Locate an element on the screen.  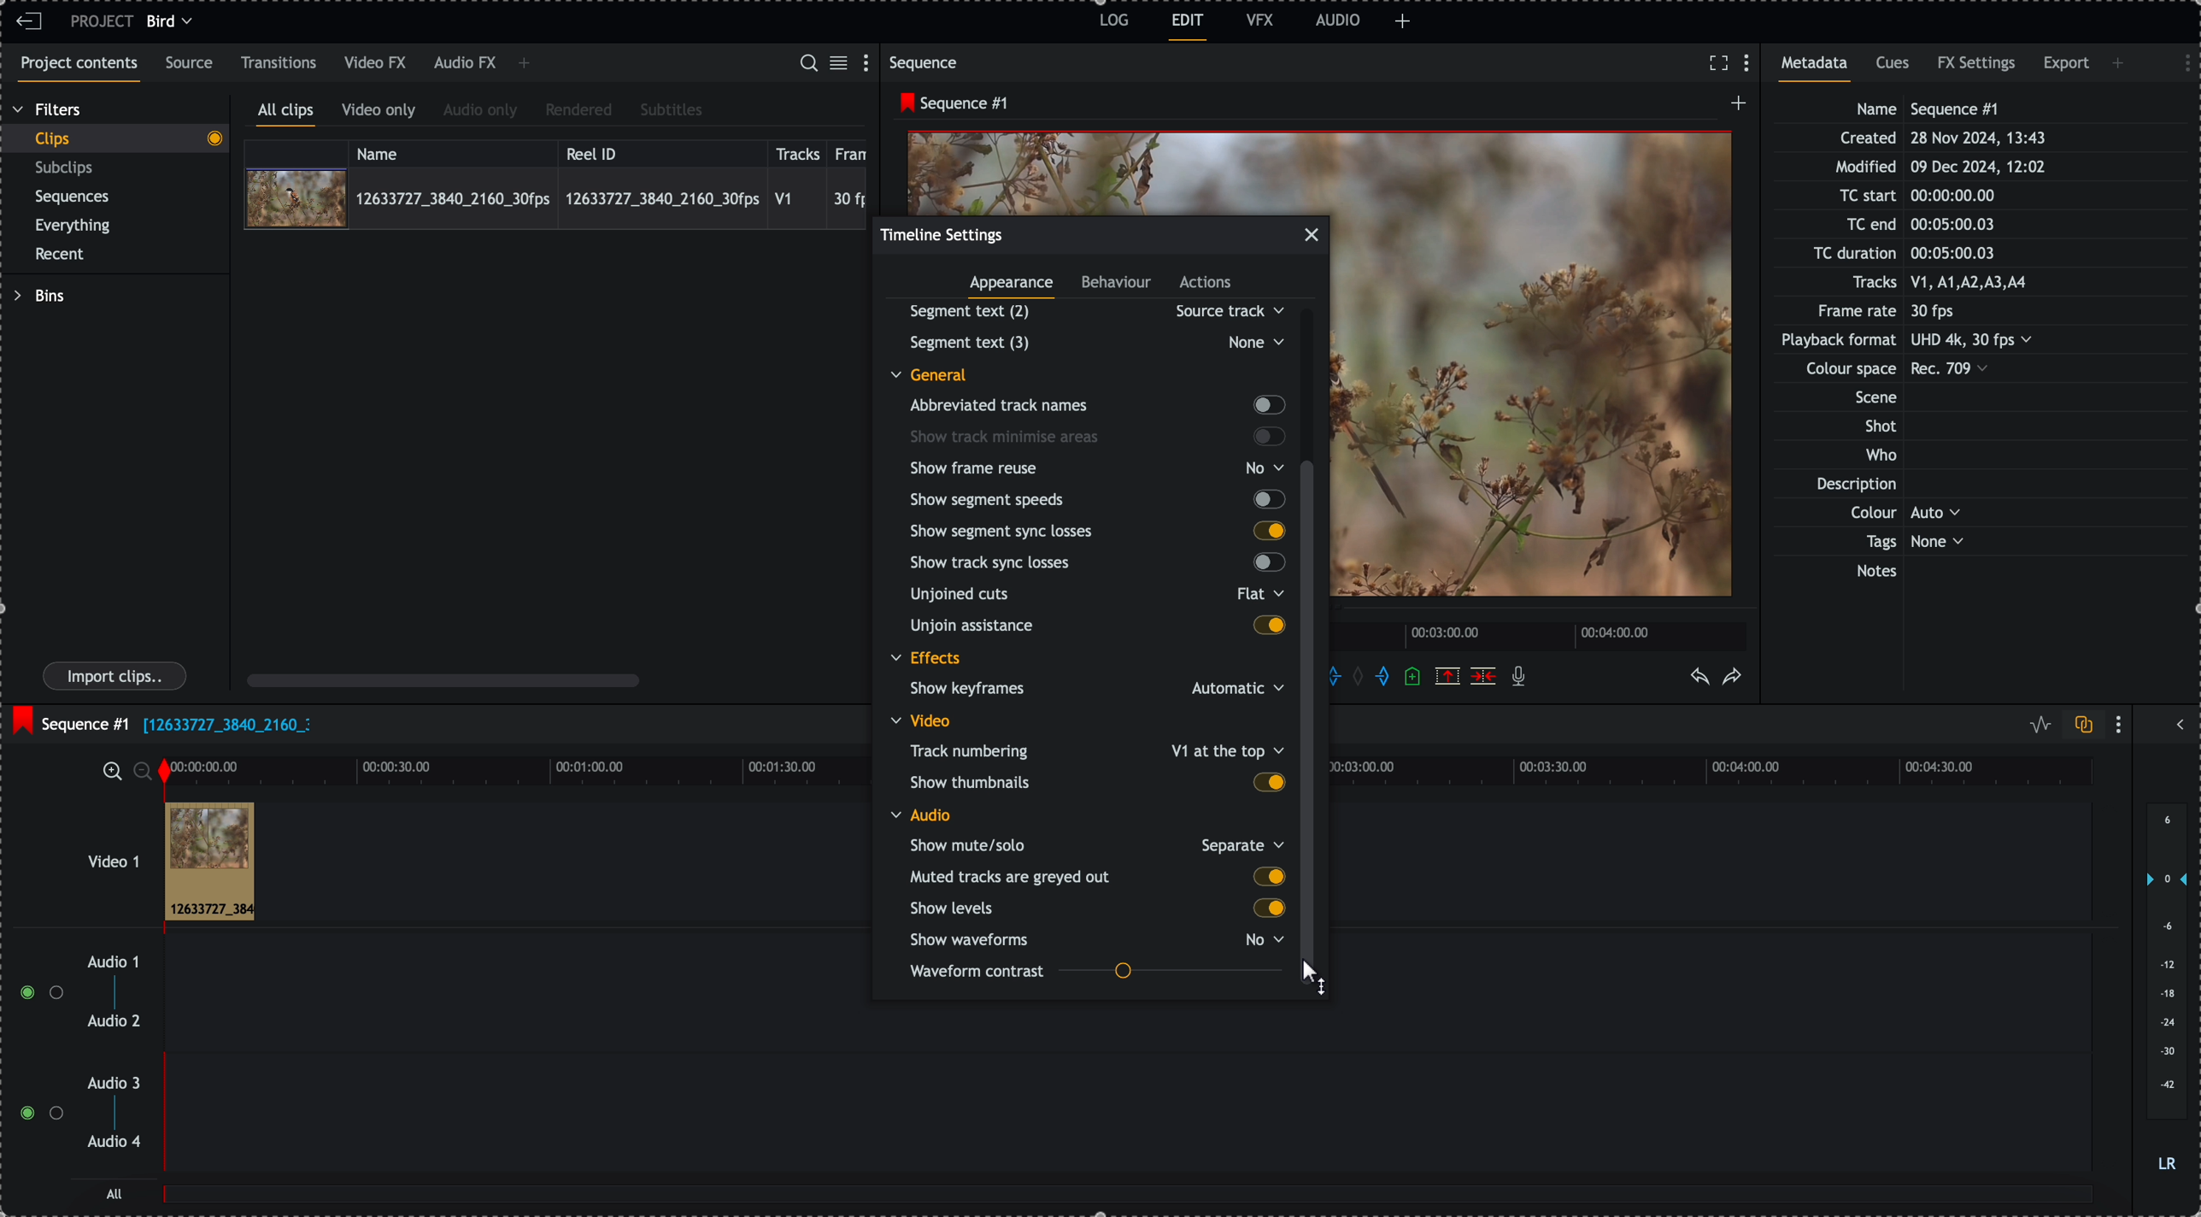
abbreviated track names is located at coordinates (1095, 406).